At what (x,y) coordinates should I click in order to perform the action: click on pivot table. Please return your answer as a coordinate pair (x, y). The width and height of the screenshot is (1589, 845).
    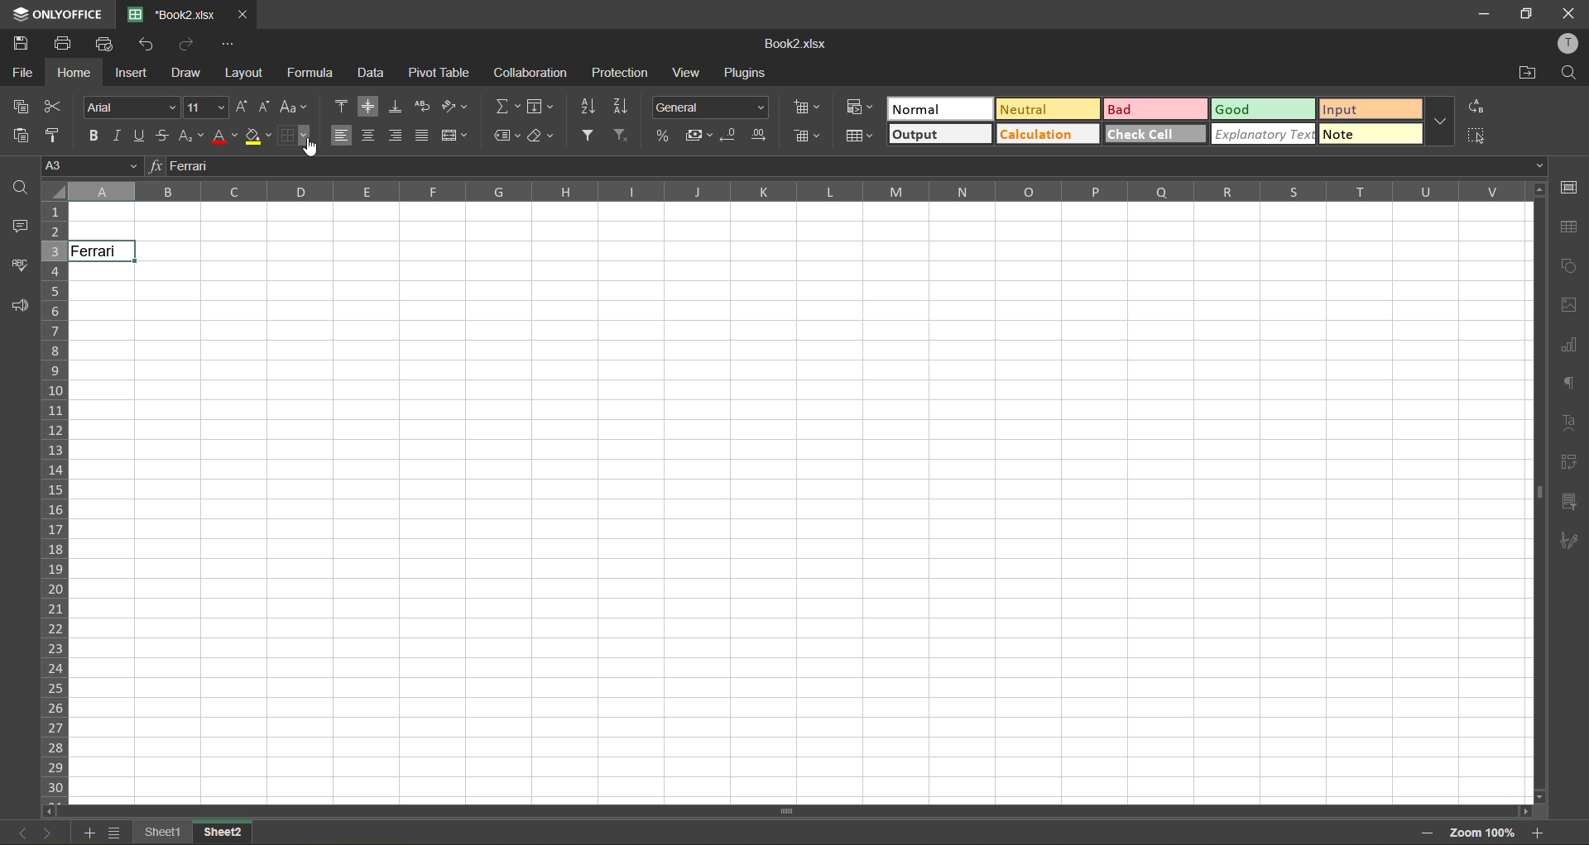
    Looking at the image, I should click on (1572, 462).